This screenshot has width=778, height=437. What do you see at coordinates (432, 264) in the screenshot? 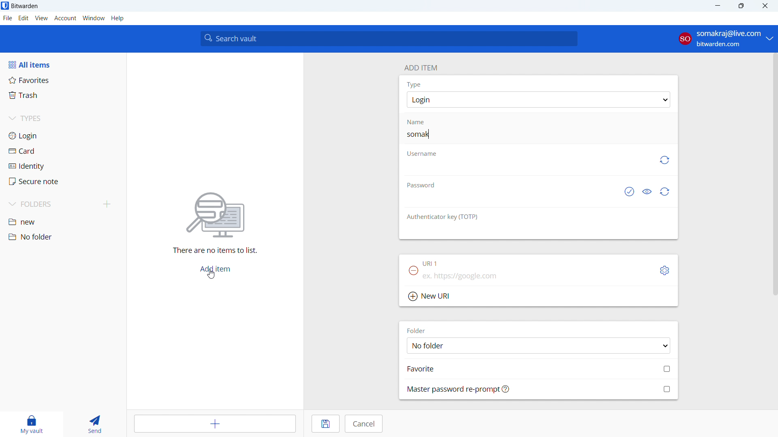
I see `URL 1` at bounding box center [432, 264].